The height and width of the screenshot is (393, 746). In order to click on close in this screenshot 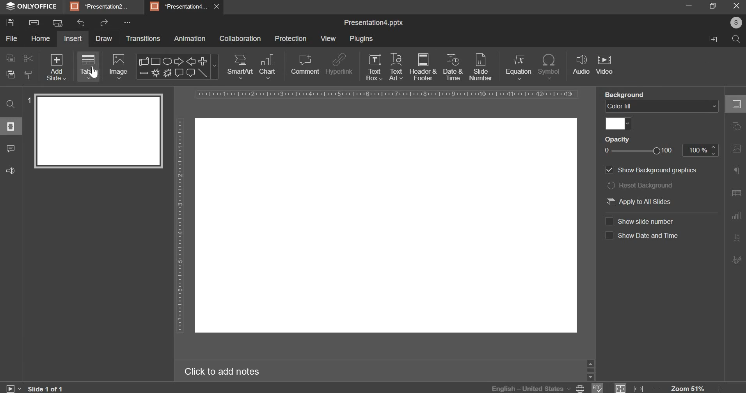, I will do `click(218, 7)`.